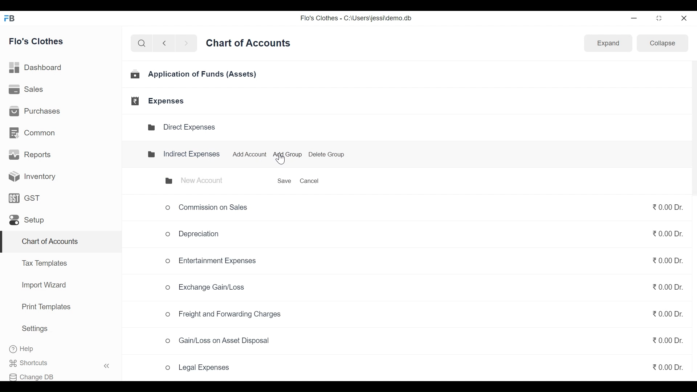 Image resolution: width=697 pixels, height=392 pixels. I want to click on Indirect Expenses, so click(184, 153).